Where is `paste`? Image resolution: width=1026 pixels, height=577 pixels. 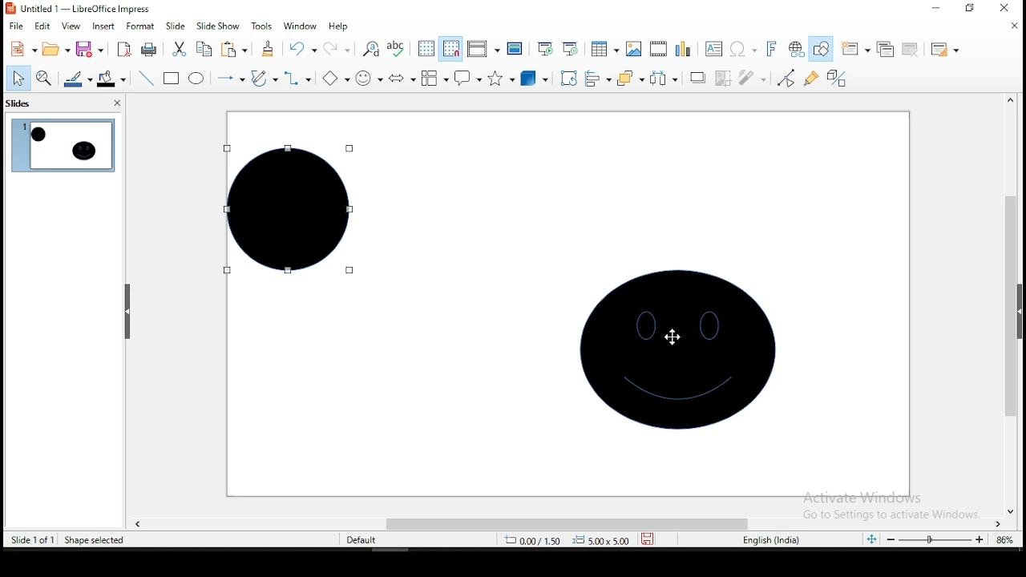 paste is located at coordinates (234, 50).